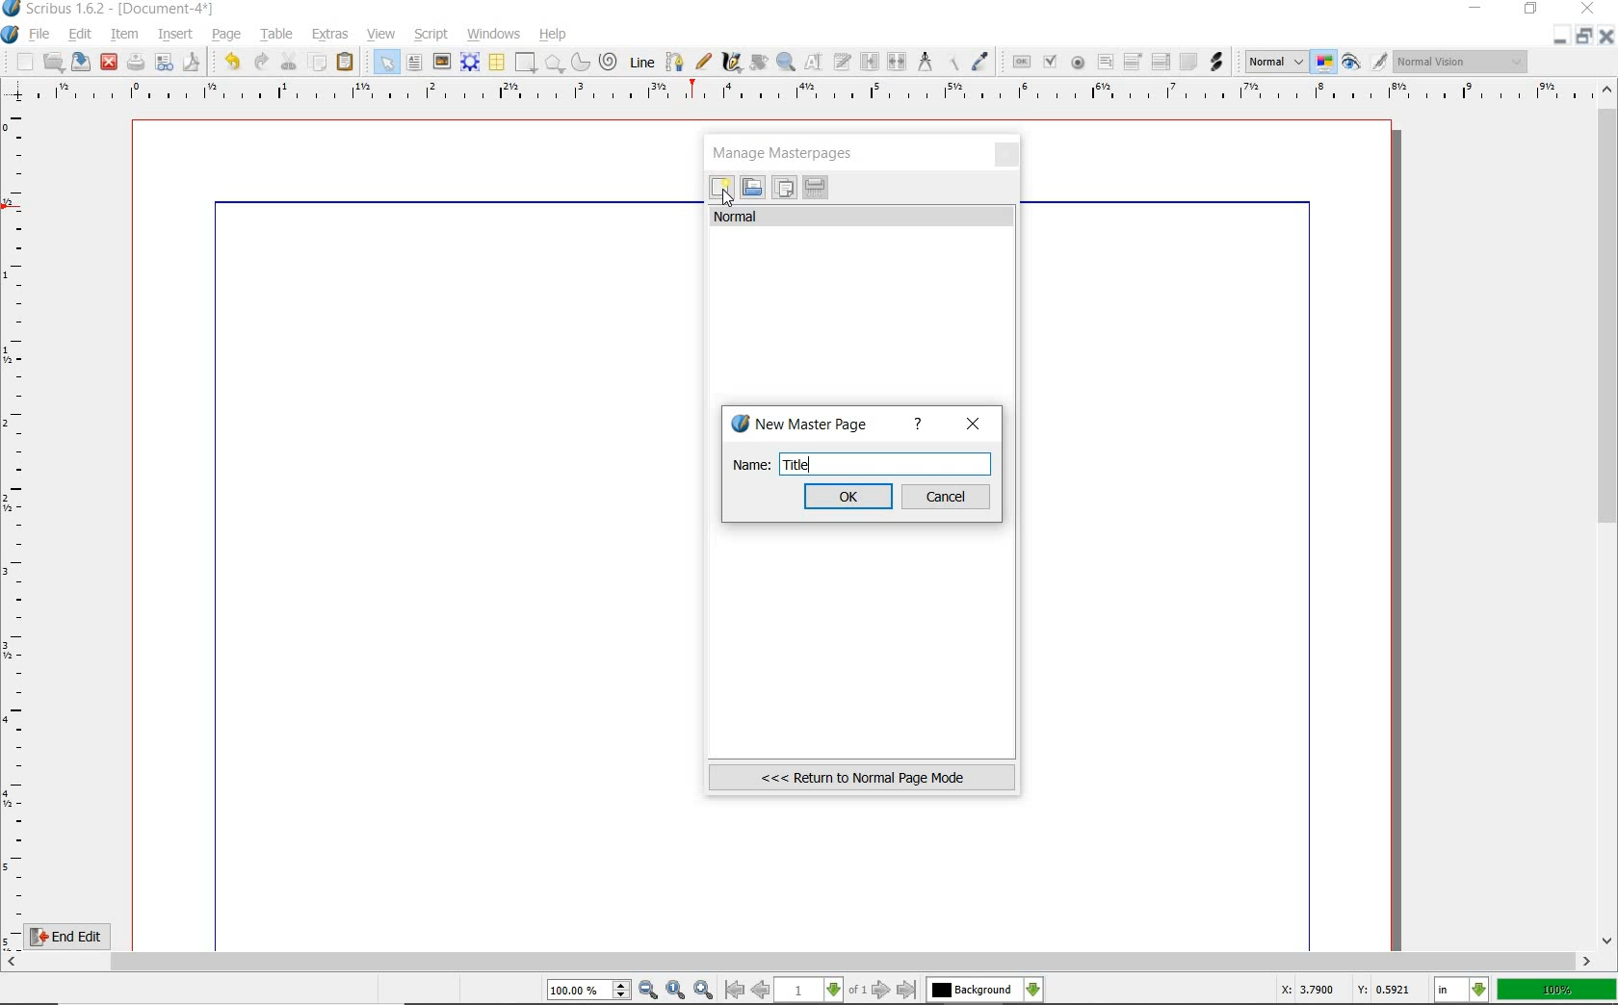 The height and width of the screenshot is (1005, 1618). I want to click on go to first page, so click(735, 991).